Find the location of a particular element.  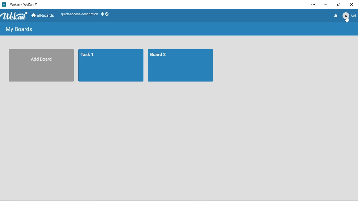

My boards is located at coordinates (20, 29).